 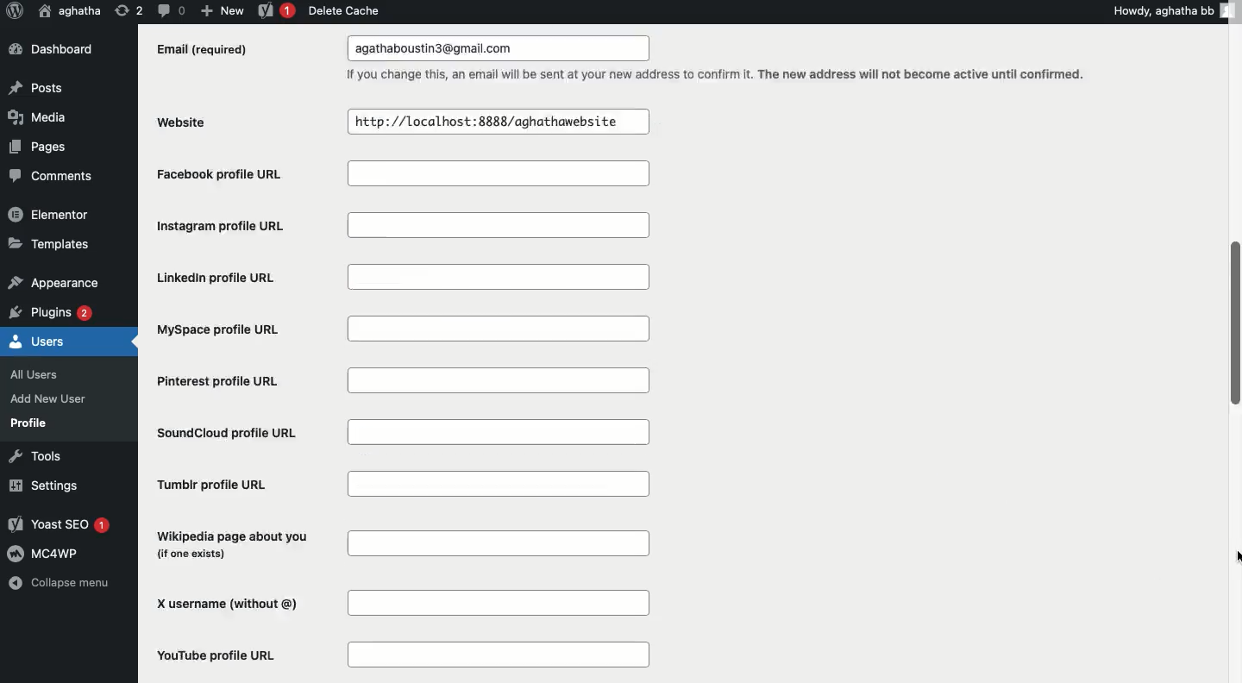 What do you see at coordinates (62, 525) in the screenshot?
I see `Yoast SEO 1` at bounding box center [62, 525].